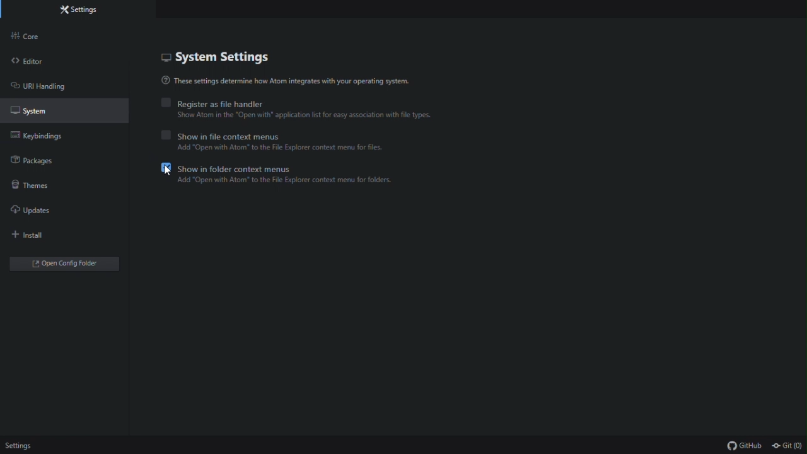 Image resolution: width=807 pixels, height=454 pixels. I want to click on ‘Add "Open with Atom” to the File Explorer context menu for folders., so click(287, 182).